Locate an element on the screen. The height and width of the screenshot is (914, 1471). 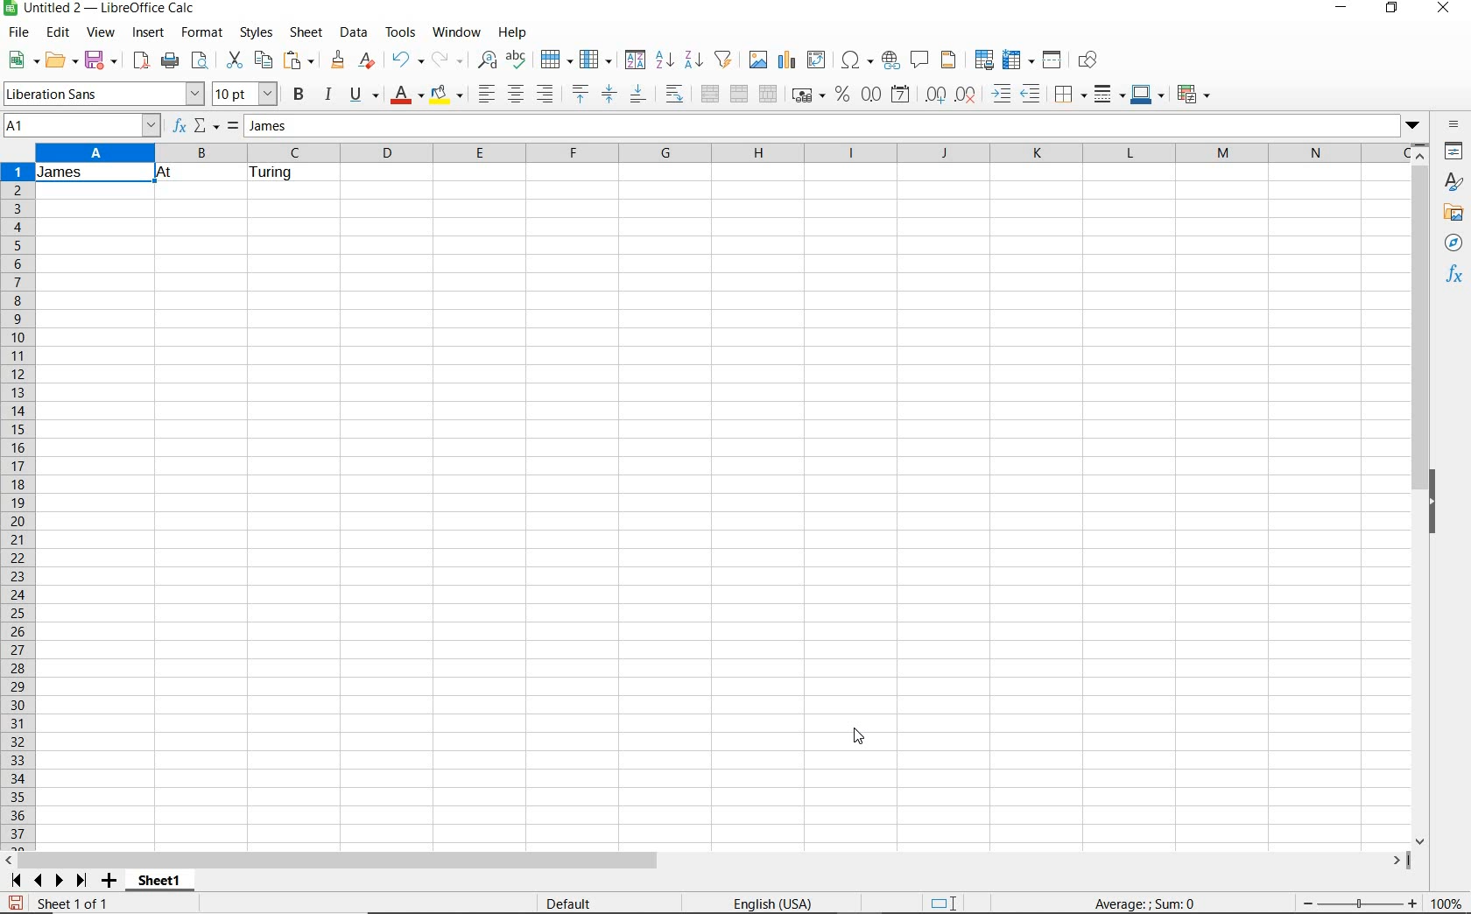
print is located at coordinates (170, 61).